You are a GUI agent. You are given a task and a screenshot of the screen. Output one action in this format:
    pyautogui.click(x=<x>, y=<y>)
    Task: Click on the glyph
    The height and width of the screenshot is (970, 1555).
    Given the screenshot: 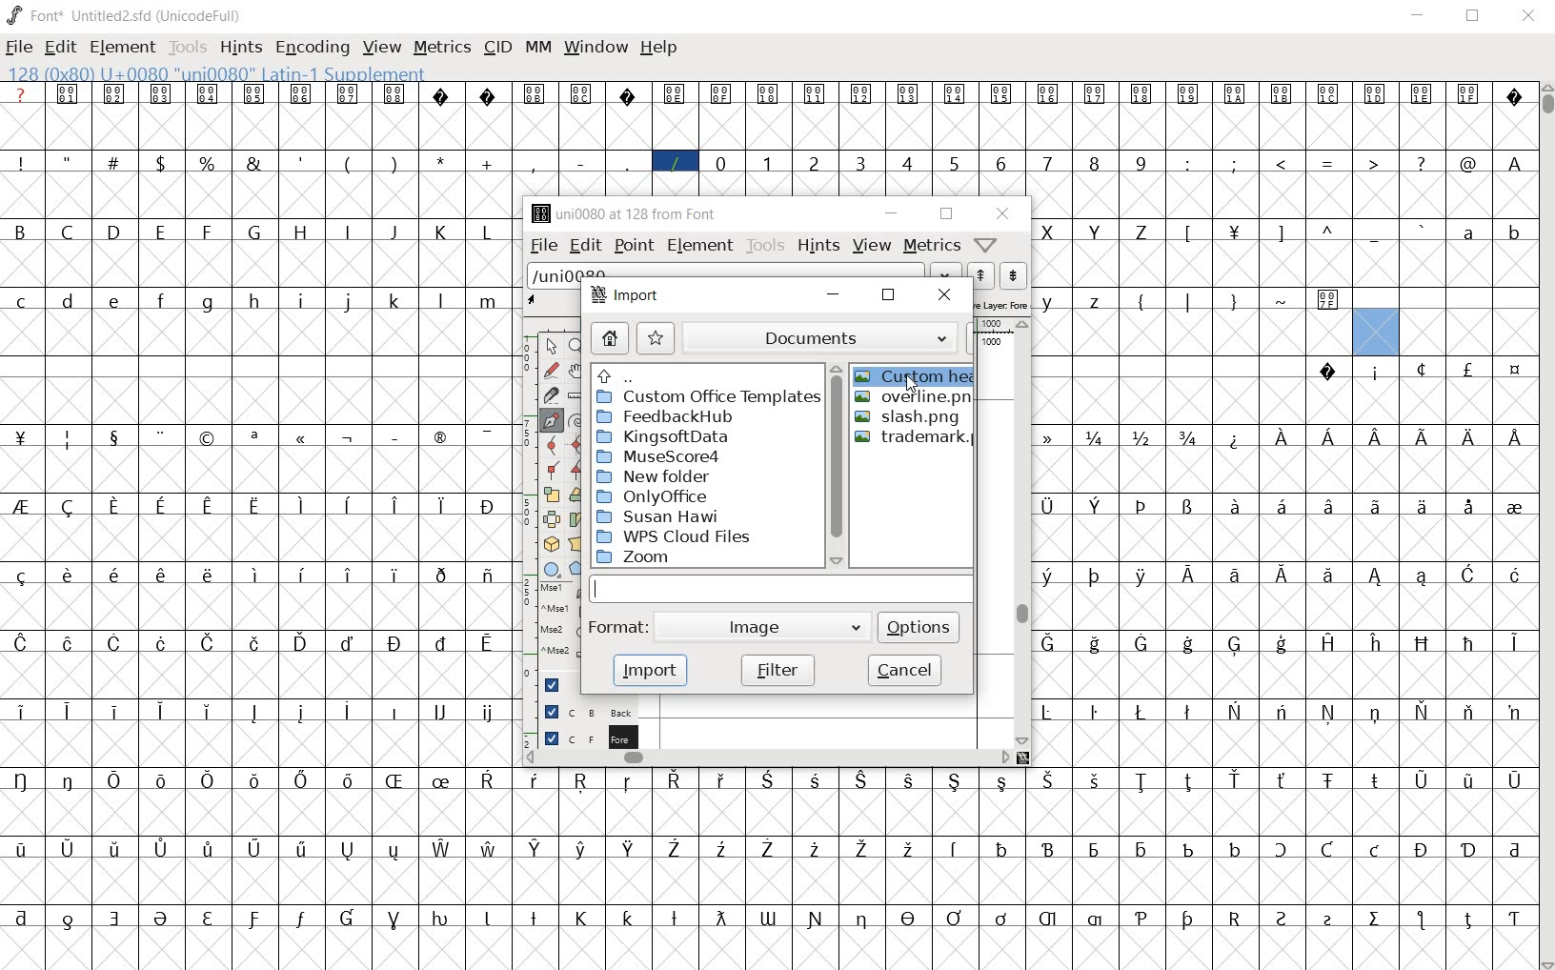 What is the action you would take?
    pyautogui.click(x=1515, y=643)
    